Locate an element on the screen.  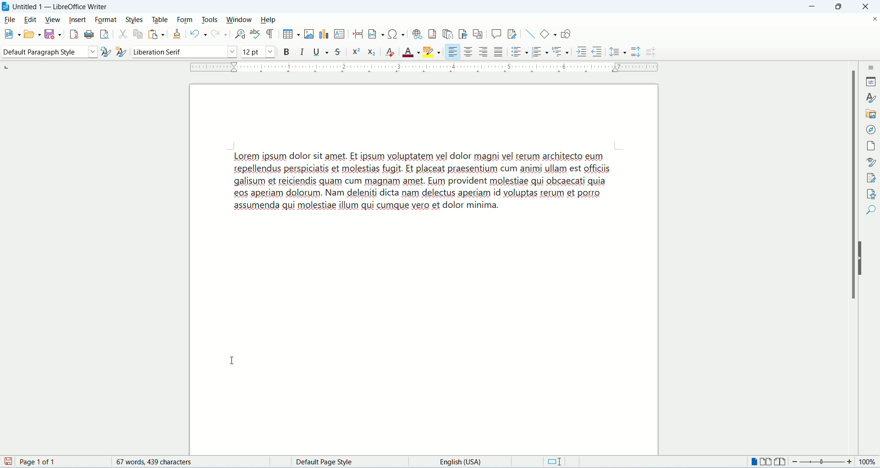
unordered list is located at coordinates (516, 52).